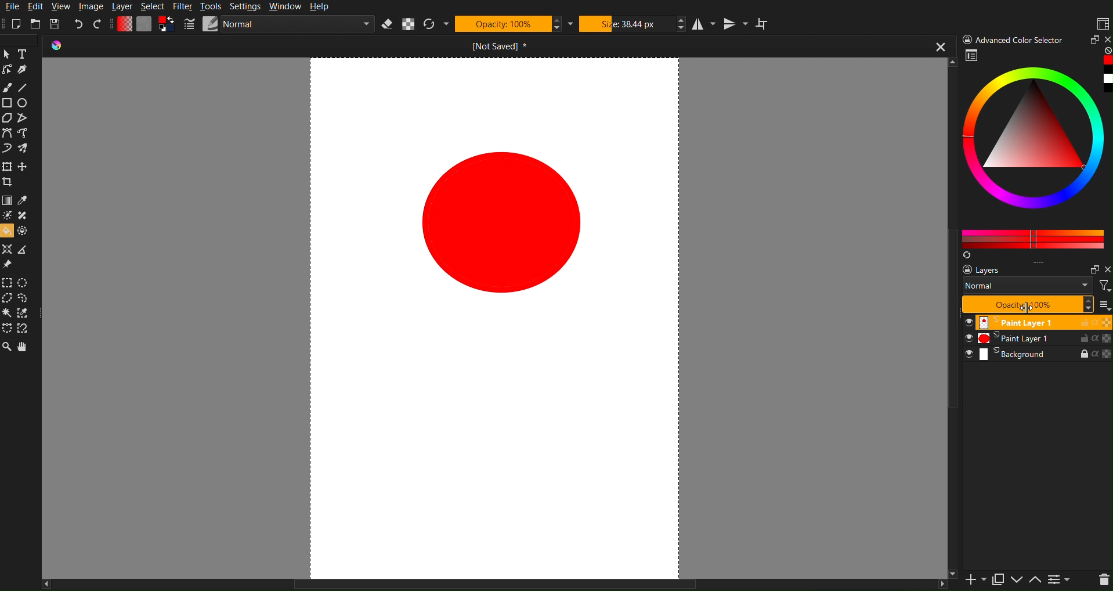 The image size is (1113, 591). Describe the element at coordinates (1032, 338) in the screenshot. I see `Paint Layer 1` at that location.